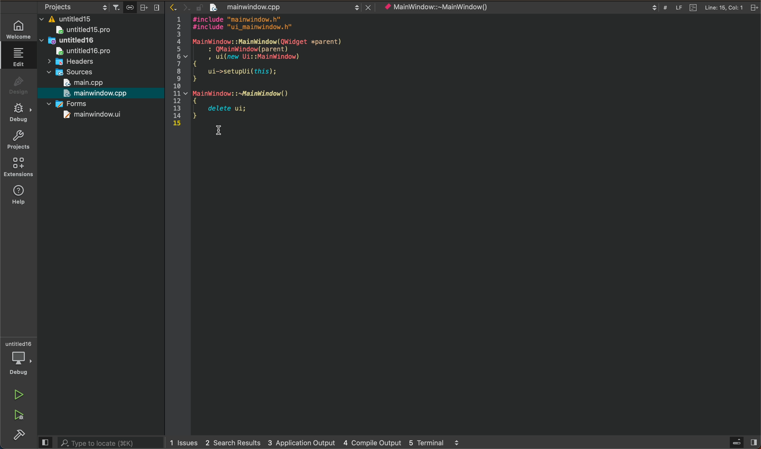 Image resolution: width=761 pixels, height=449 pixels. Describe the element at coordinates (142, 7) in the screenshot. I see `Arrange` at that location.